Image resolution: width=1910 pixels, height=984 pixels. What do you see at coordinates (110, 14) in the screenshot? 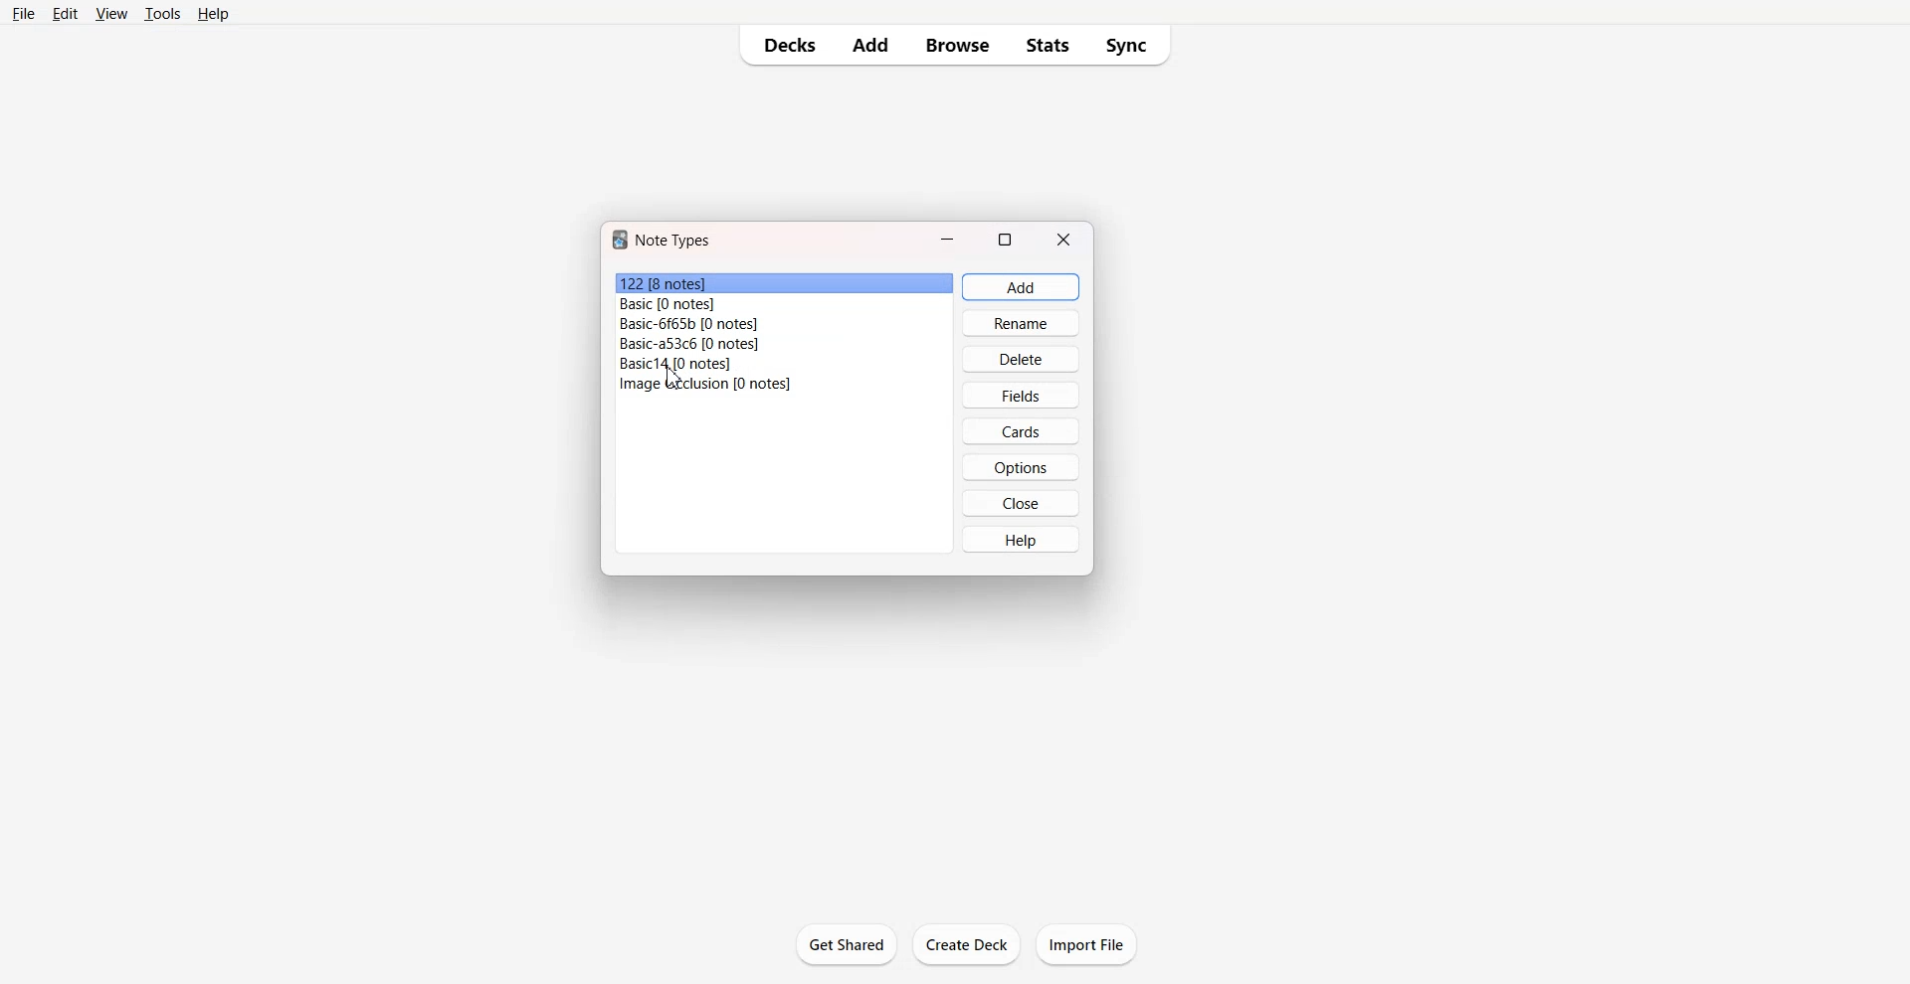
I see `View` at bounding box center [110, 14].